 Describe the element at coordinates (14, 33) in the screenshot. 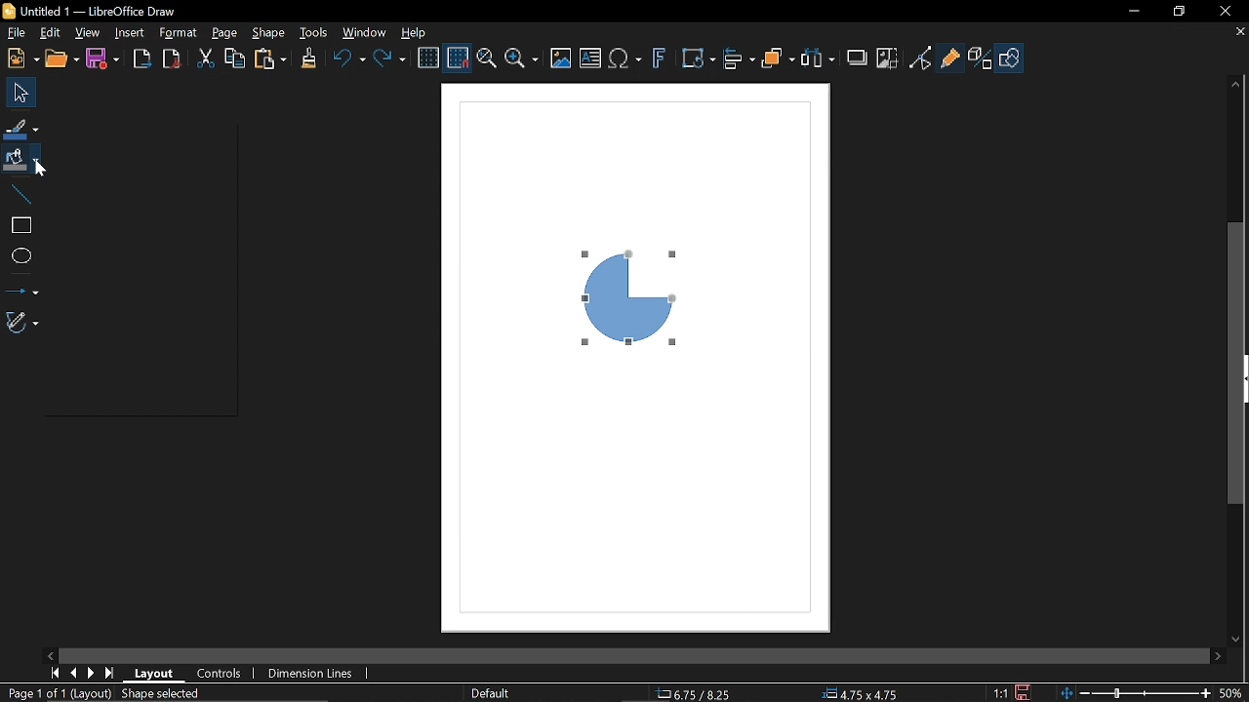

I see `File` at that location.